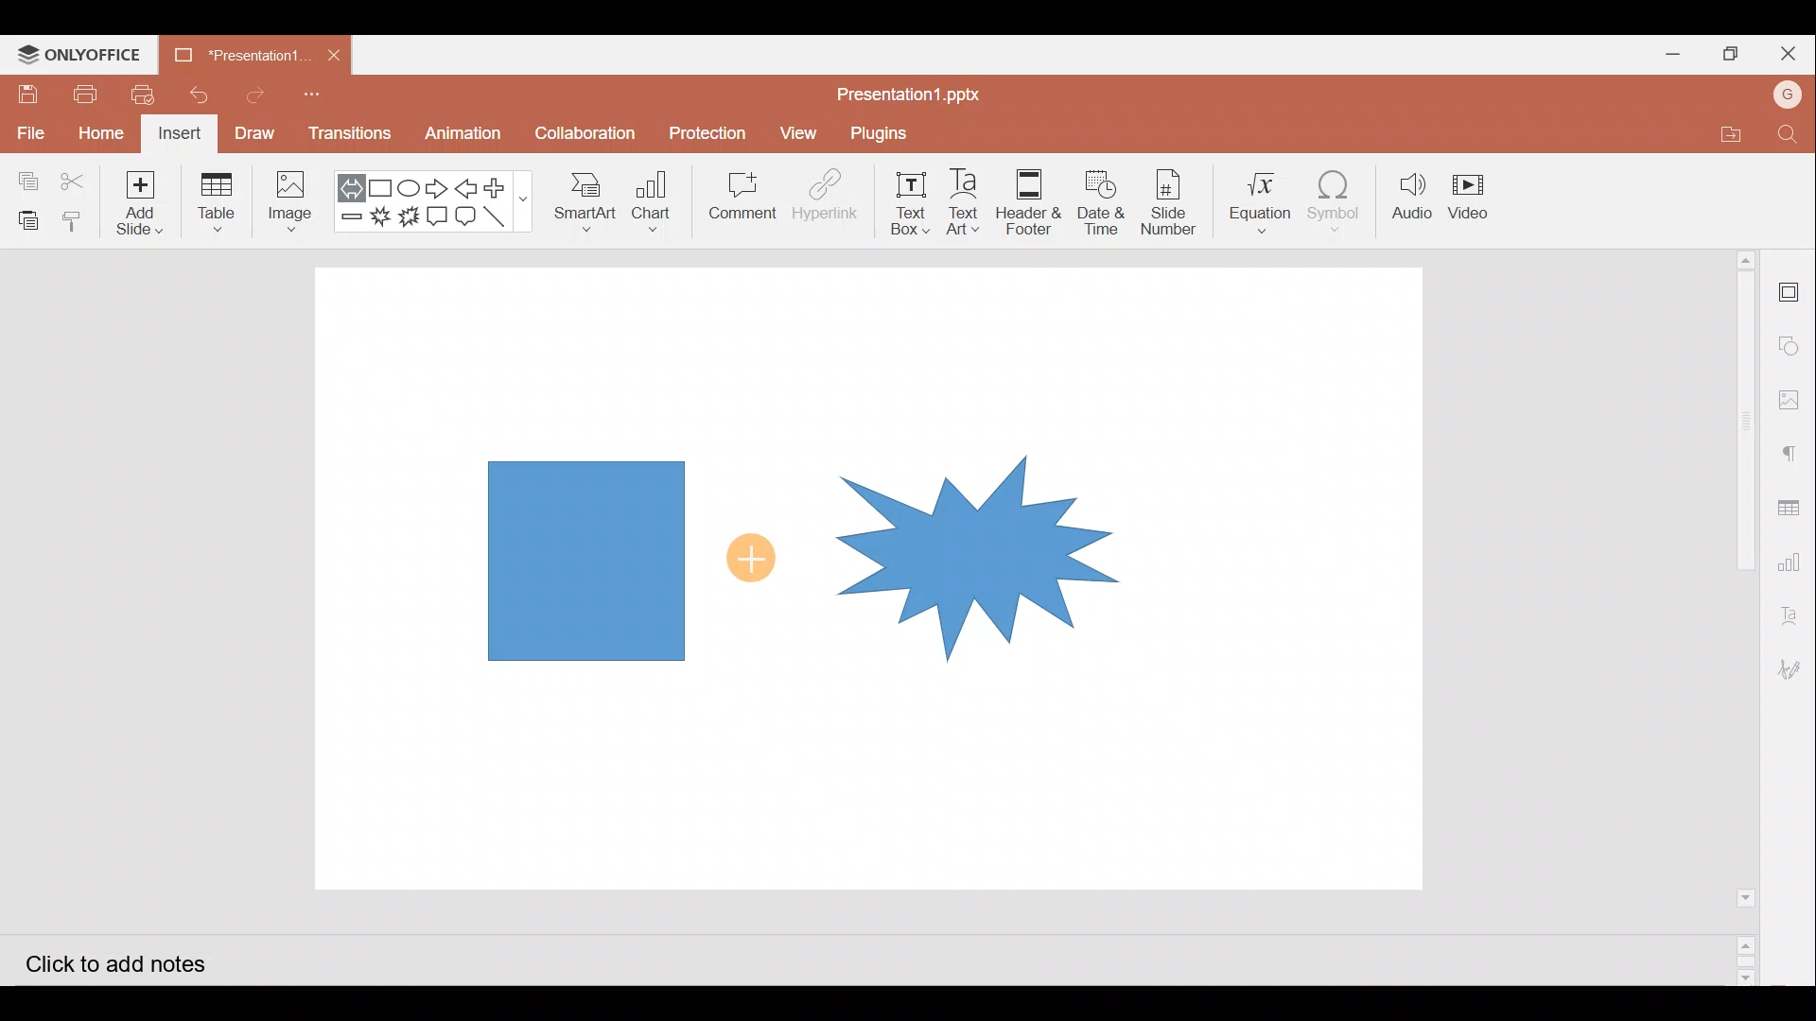 This screenshot has width=1816, height=1021. Describe the element at coordinates (914, 201) in the screenshot. I see `Text box` at that location.